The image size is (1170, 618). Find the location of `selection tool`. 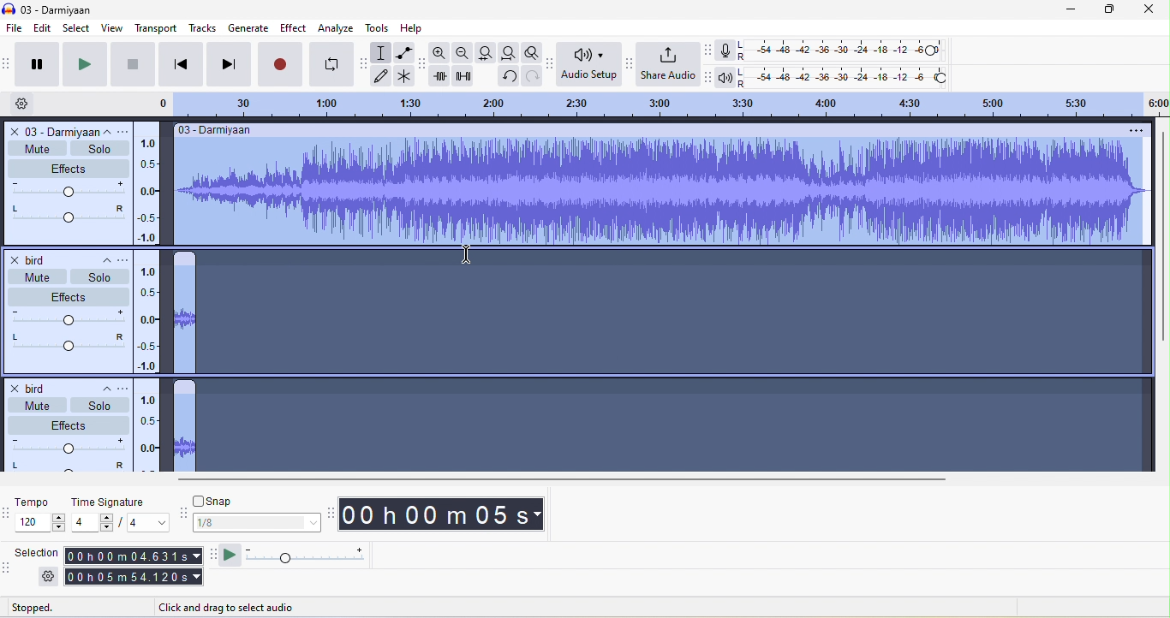

selection tool is located at coordinates (384, 51).